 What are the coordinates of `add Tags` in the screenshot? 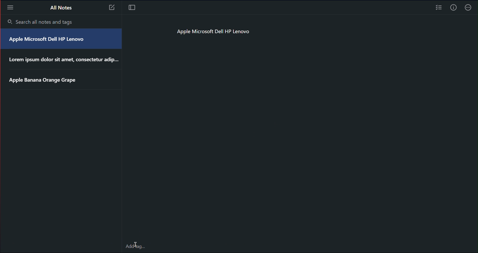 It's located at (136, 247).